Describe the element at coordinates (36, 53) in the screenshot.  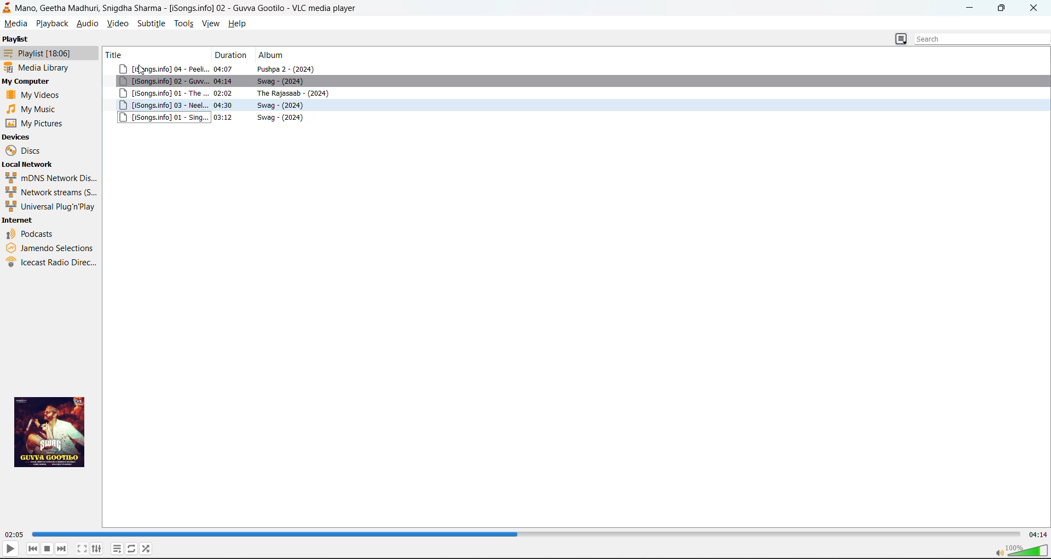
I see `playlist` at that location.